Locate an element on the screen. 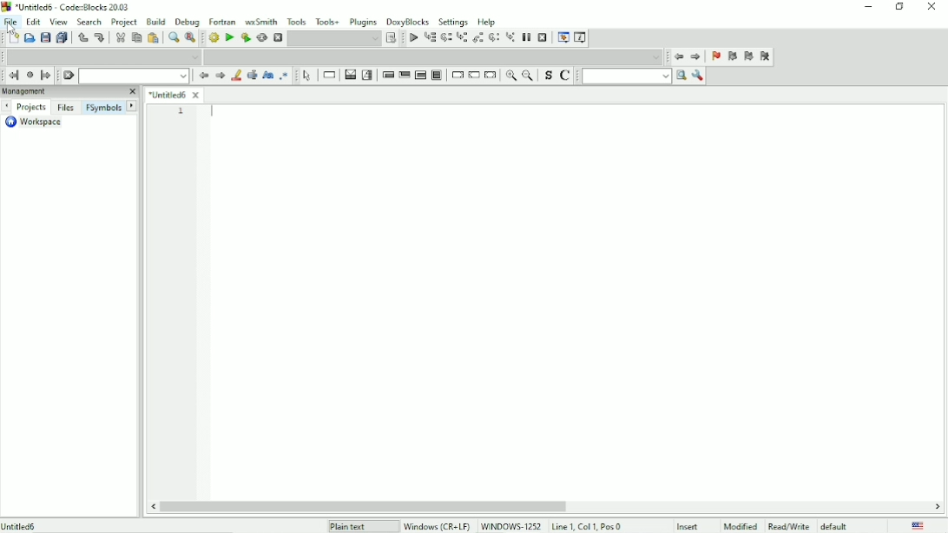 This screenshot has width=948, height=533. Toggle comments is located at coordinates (566, 76).